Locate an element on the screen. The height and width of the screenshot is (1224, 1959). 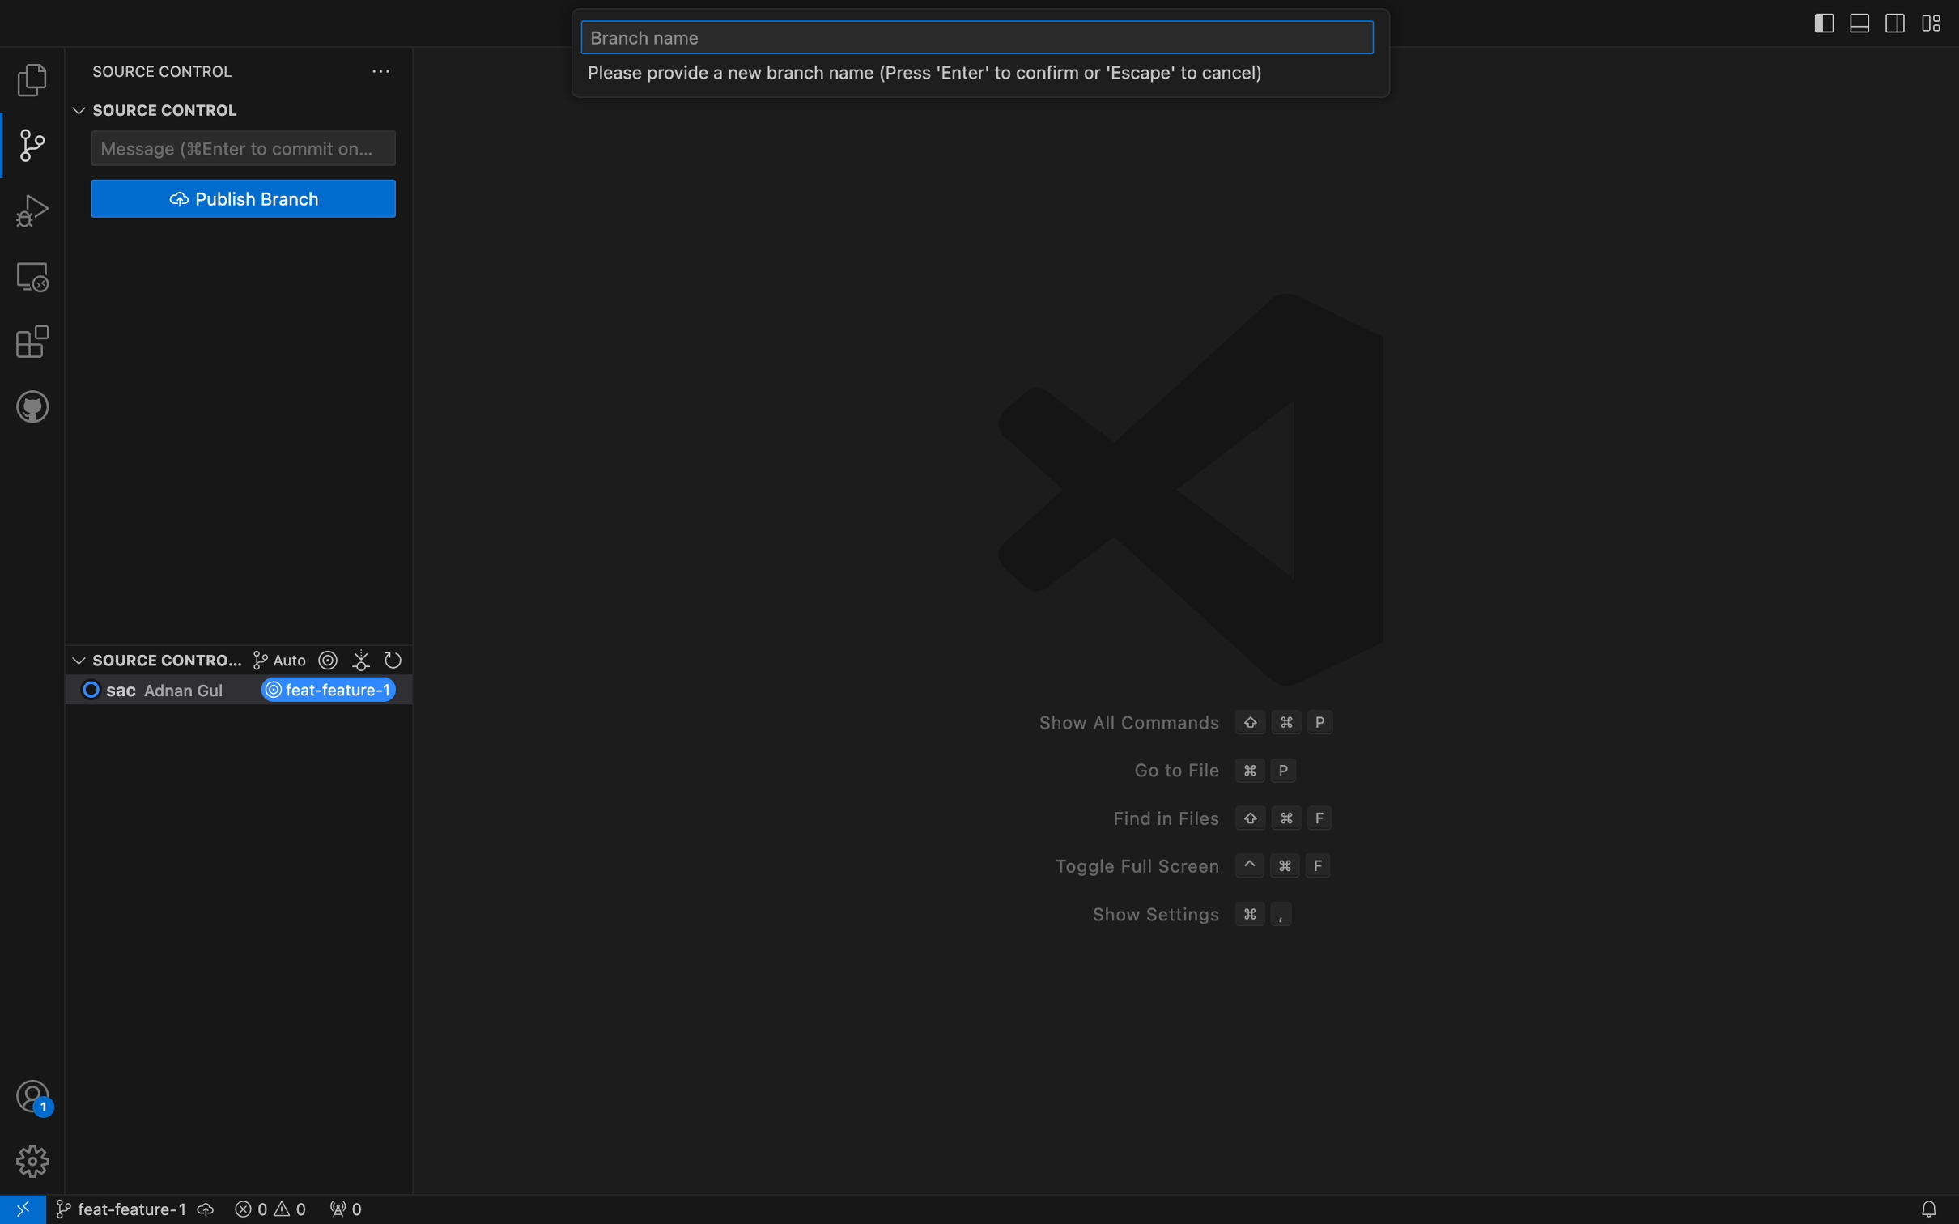
git lens options is located at coordinates (322, 661).